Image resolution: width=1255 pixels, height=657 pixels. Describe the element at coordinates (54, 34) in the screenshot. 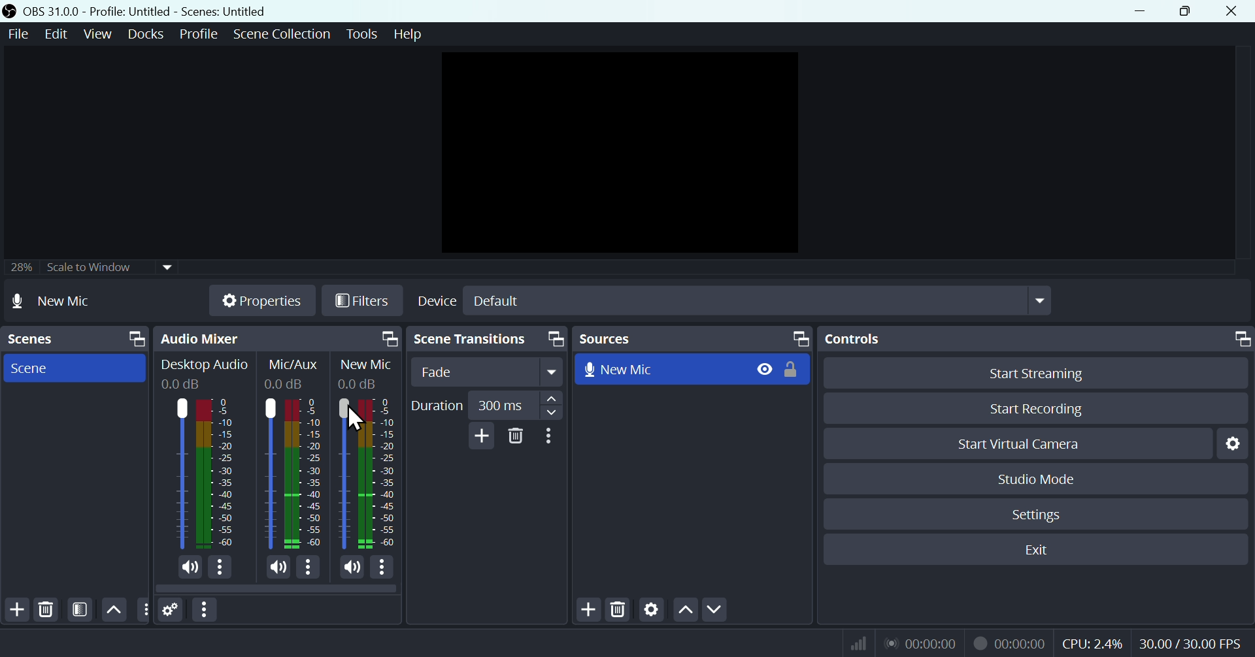

I see `Edit` at that location.